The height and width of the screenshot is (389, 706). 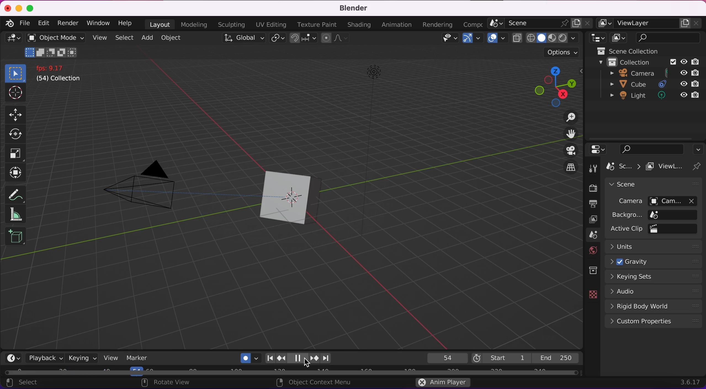 What do you see at coordinates (15, 172) in the screenshot?
I see `transform` at bounding box center [15, 172].